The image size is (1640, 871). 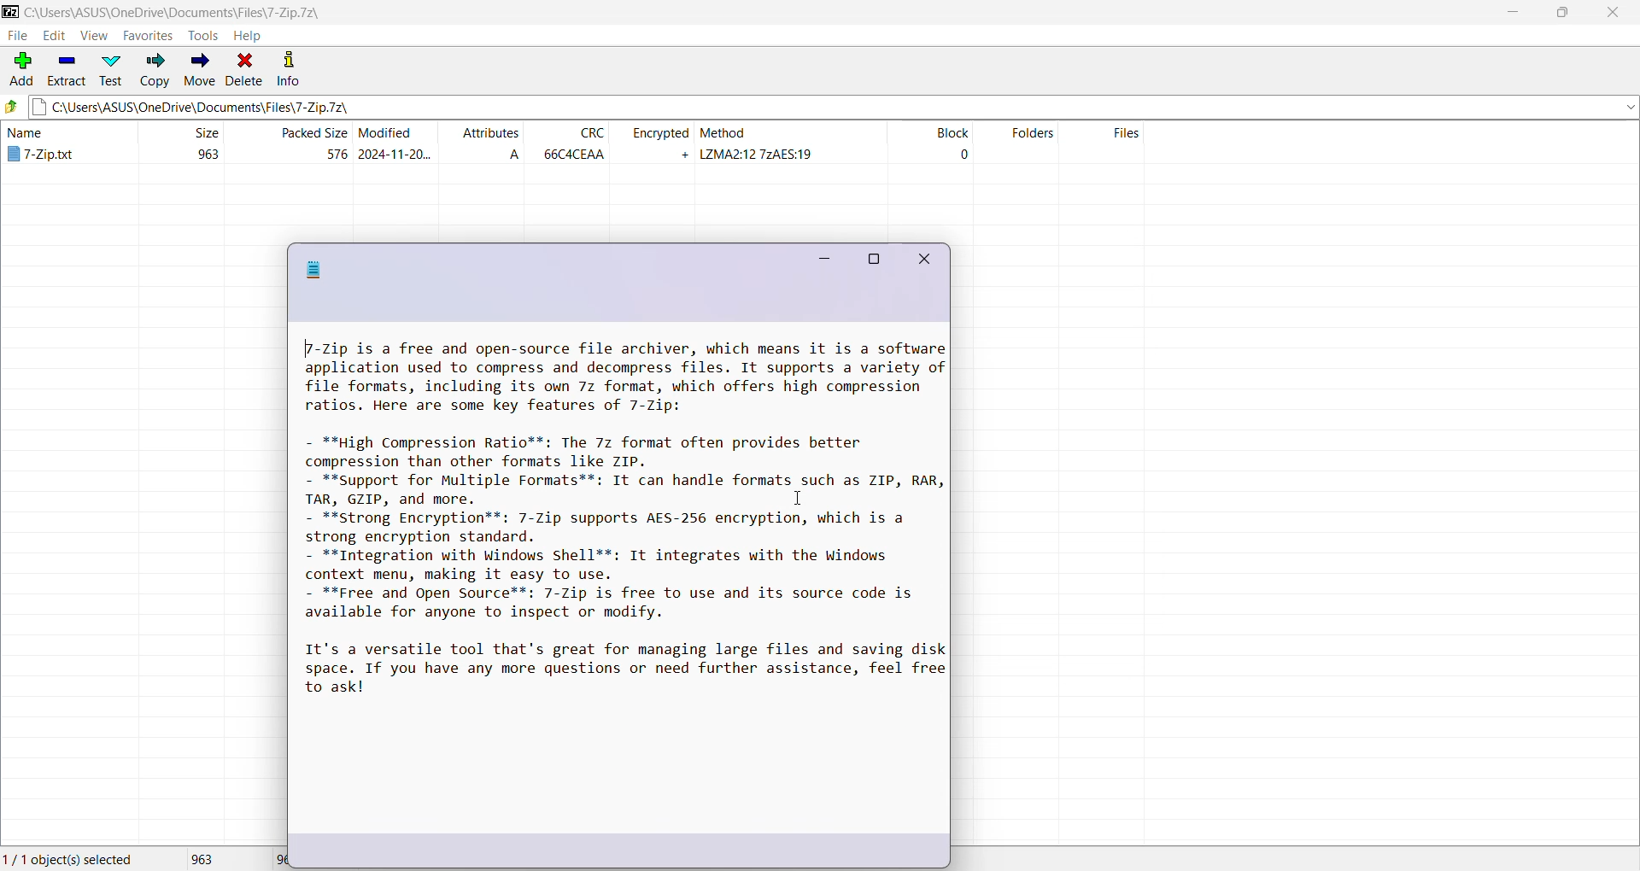 What do you see at coordinates (12, 106) in the screenshot?
I see `Move Up one level` at bounding box center [12, 106].